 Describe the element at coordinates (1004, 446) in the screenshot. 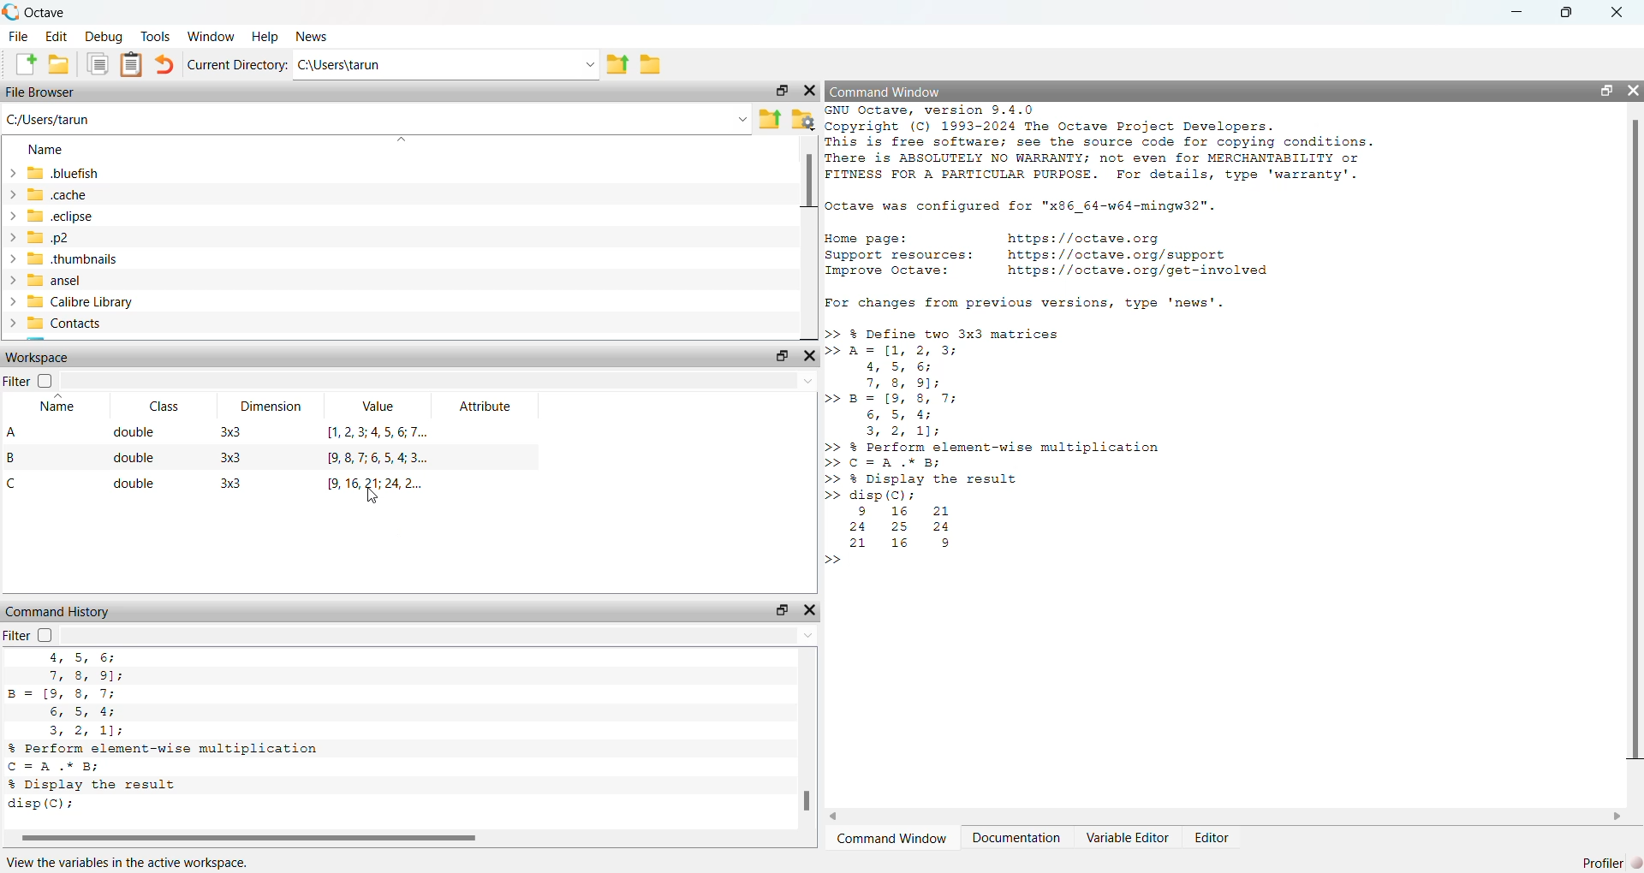

I see `>> % Define two 3x3 matrices
>>a=1(1, 2, 3;
4,5, 6
7, 8, 91;
>> 8 =1(9, 8 7;
6 5, 4;
3, 2, 11;
>> % Perform element-wise multiplication
>> C =A .*B;
>> % Display the result
>> disp(C);
5 16 21
24 25 24
21 16 9` at that location.